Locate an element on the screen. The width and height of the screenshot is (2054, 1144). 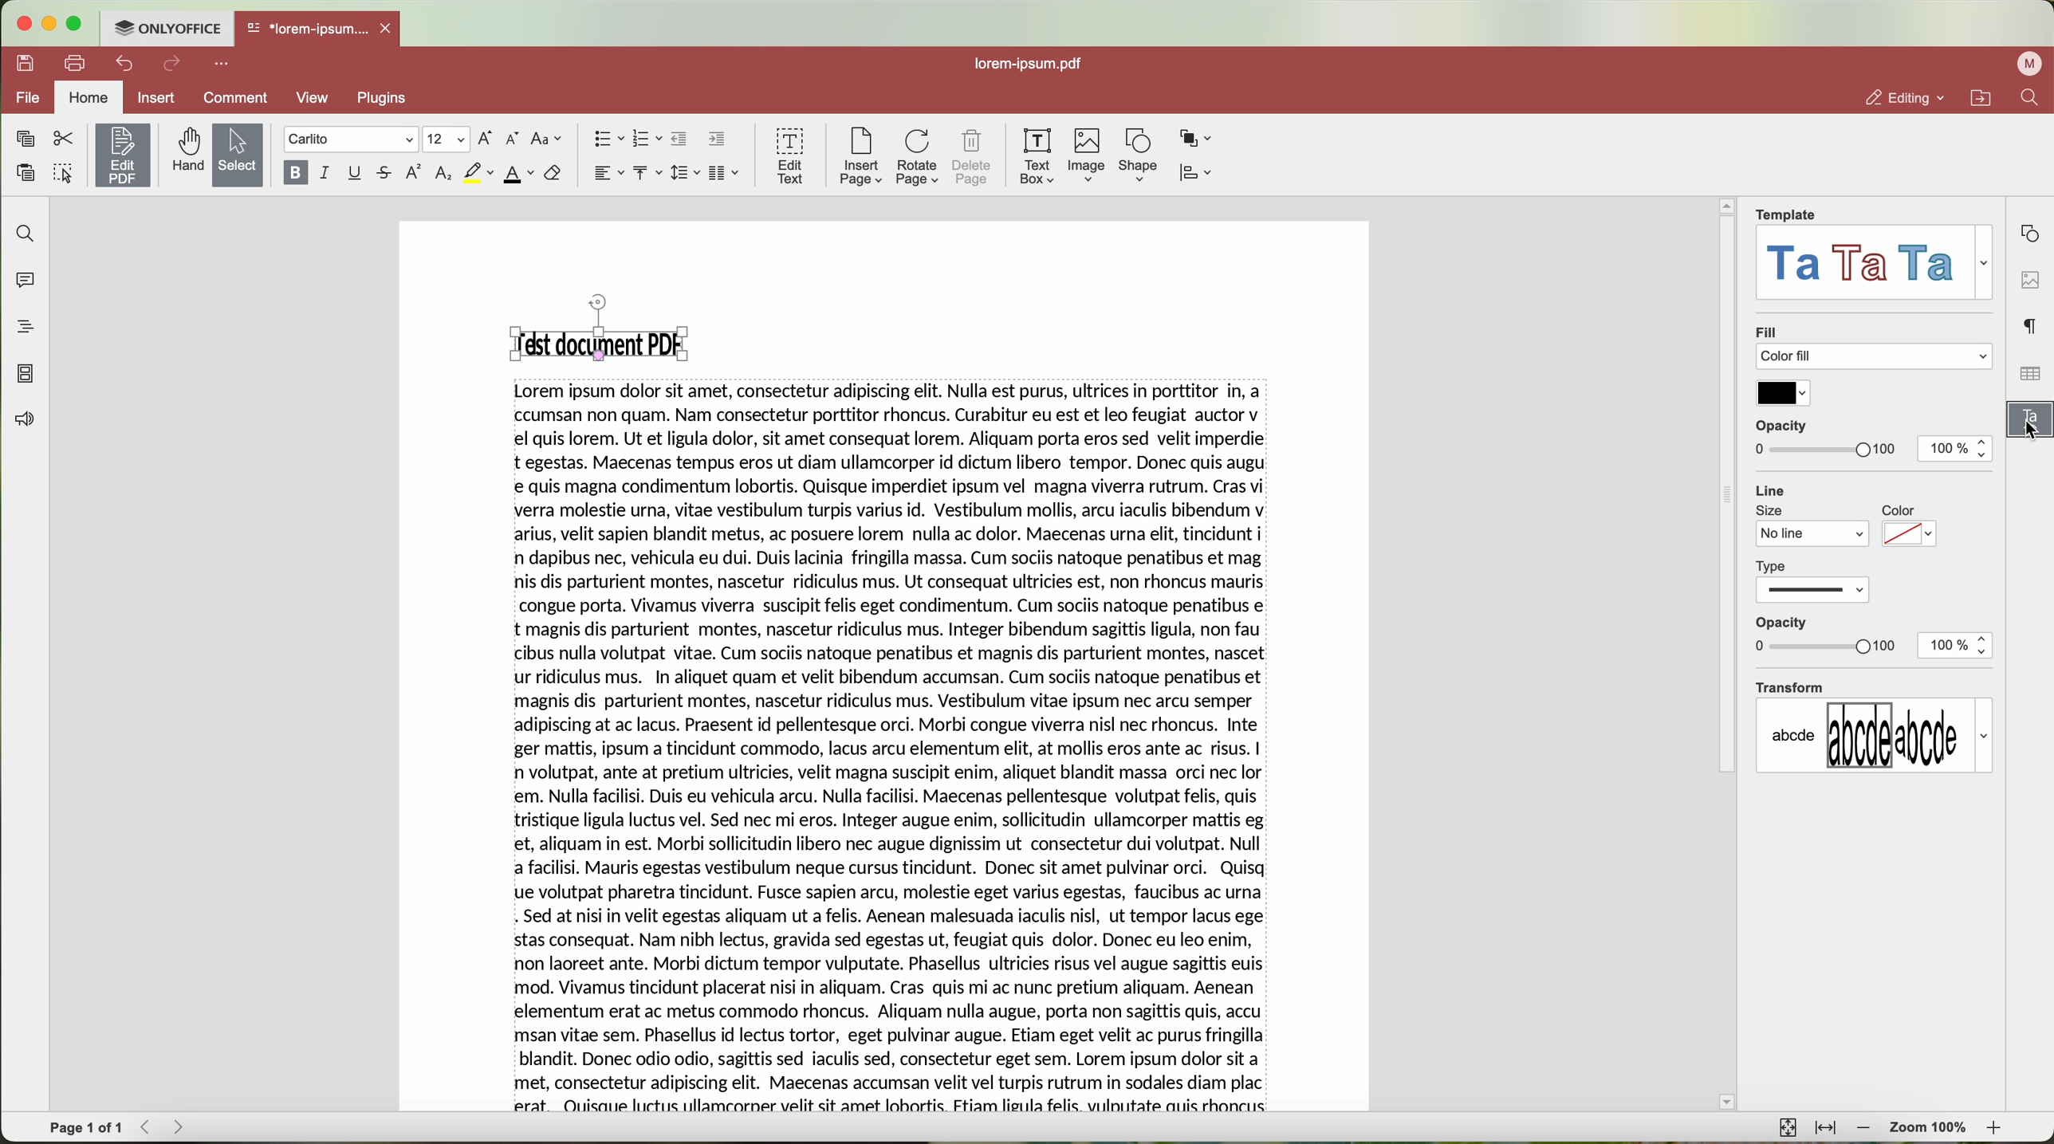
fit to page is located at coordinates (1788, 1128).